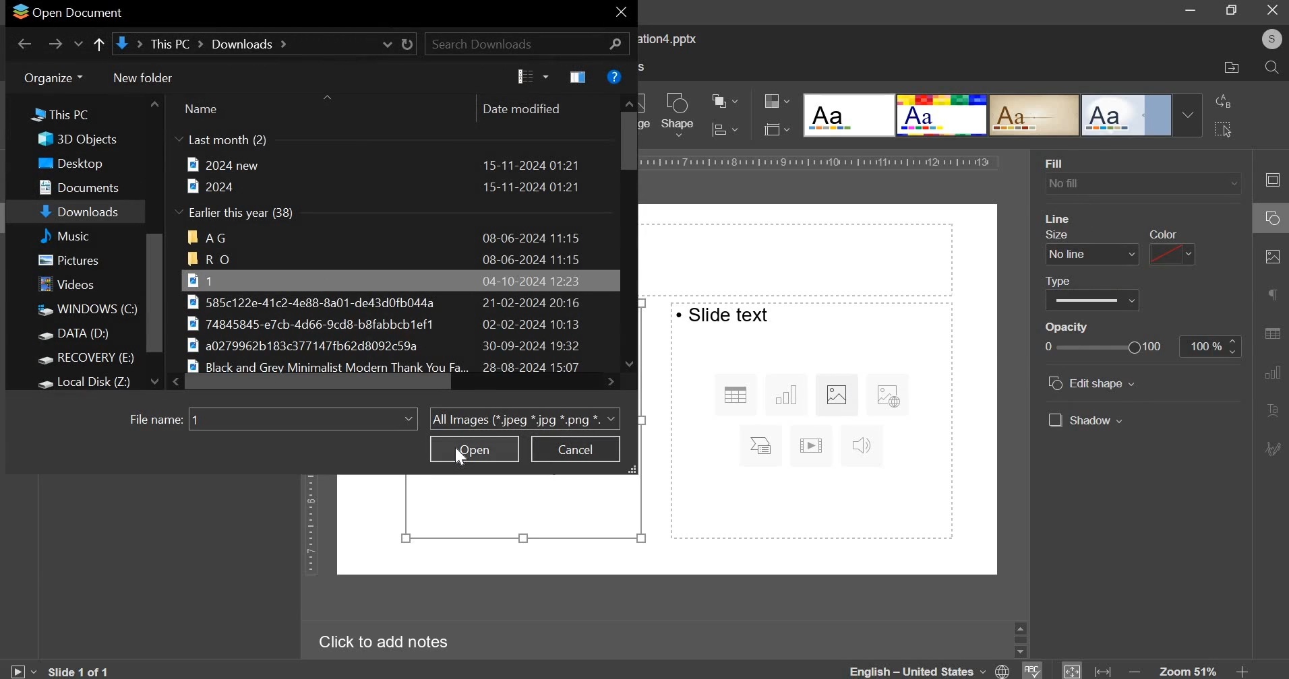  What do you see at coordinates (22, 669) in the screenshot?
I see `slide show` at bounding box center [22, 669].